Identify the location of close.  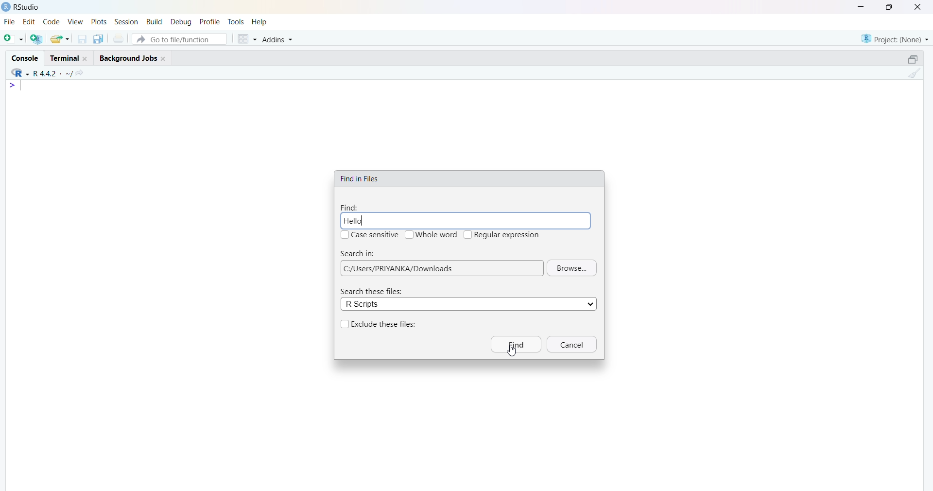
(165, 59).